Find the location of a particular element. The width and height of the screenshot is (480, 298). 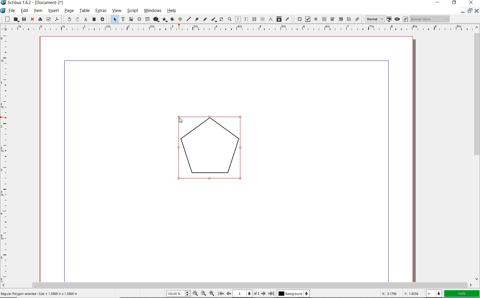

save is located at coordinates (24, 19).